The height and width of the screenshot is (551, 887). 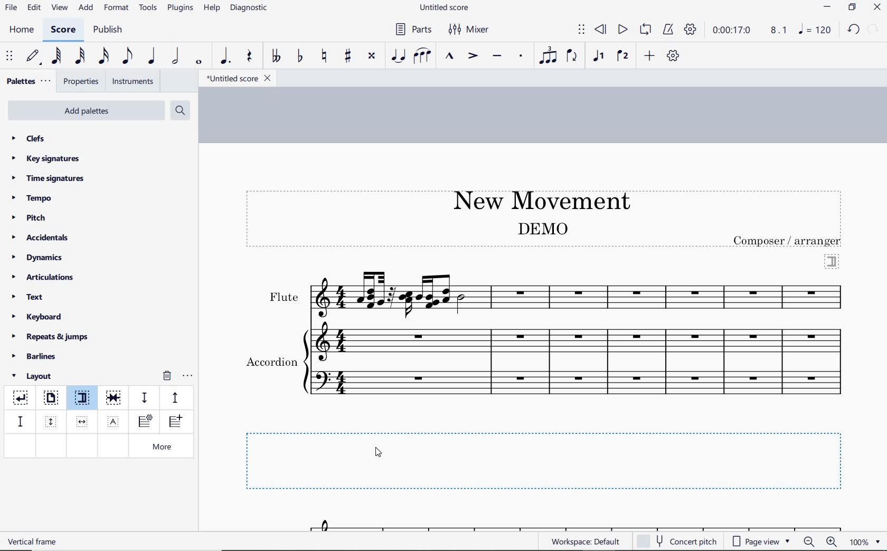 What do you see at coordinates (579, 370) in the screenshot?
I see `Instrument: Accordion` at bounding box center [579, 370].